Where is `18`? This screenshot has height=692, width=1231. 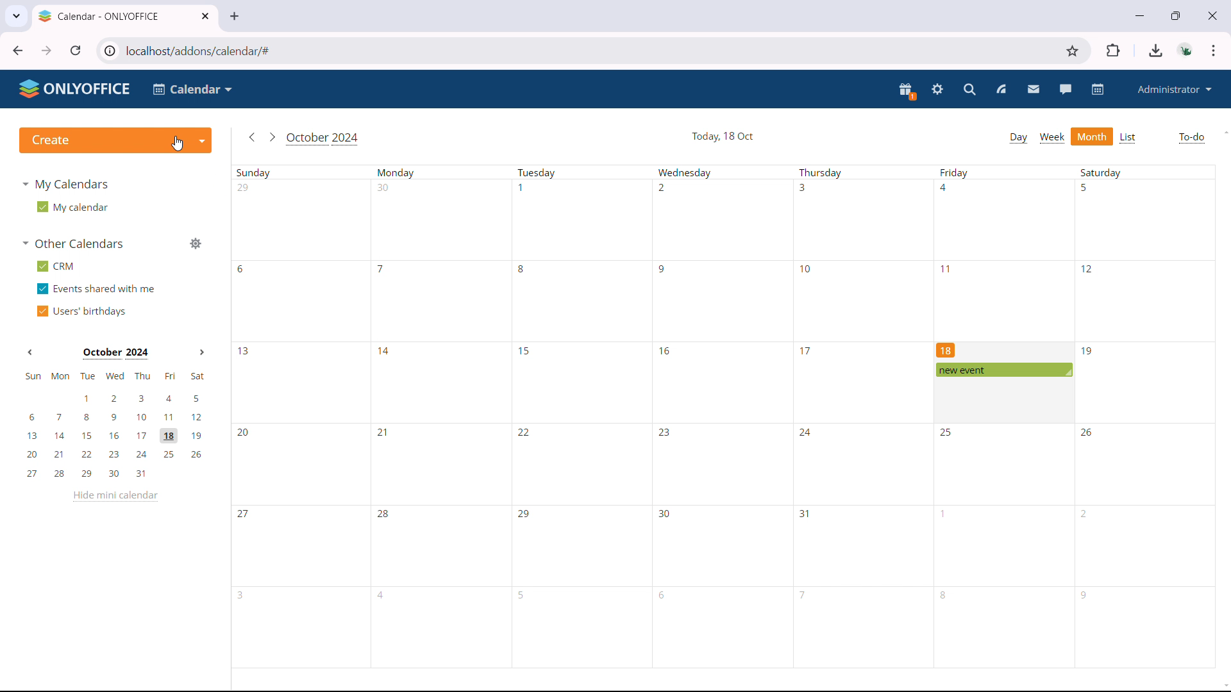
18 is located at coordinates (946, 349).